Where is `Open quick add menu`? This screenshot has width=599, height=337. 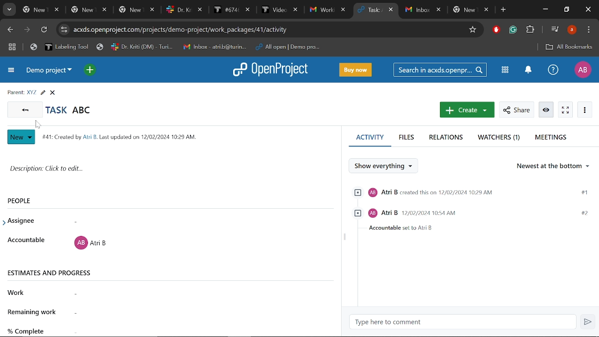 Open quick add menu is located at coordinates (89, 70).